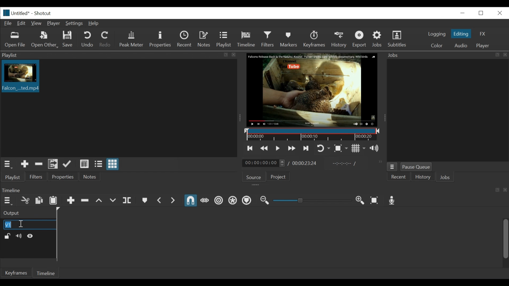 Image resolution: width=509 pixels, height=286 pixels. I want to click on Adjust Zoom Slider, so click(312, 200).